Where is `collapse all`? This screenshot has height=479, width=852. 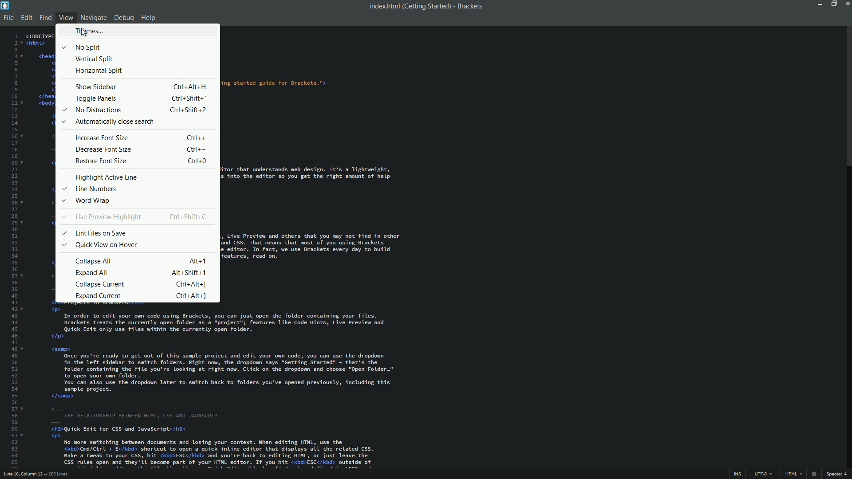 collapse all is located at coordinates (94, 261).